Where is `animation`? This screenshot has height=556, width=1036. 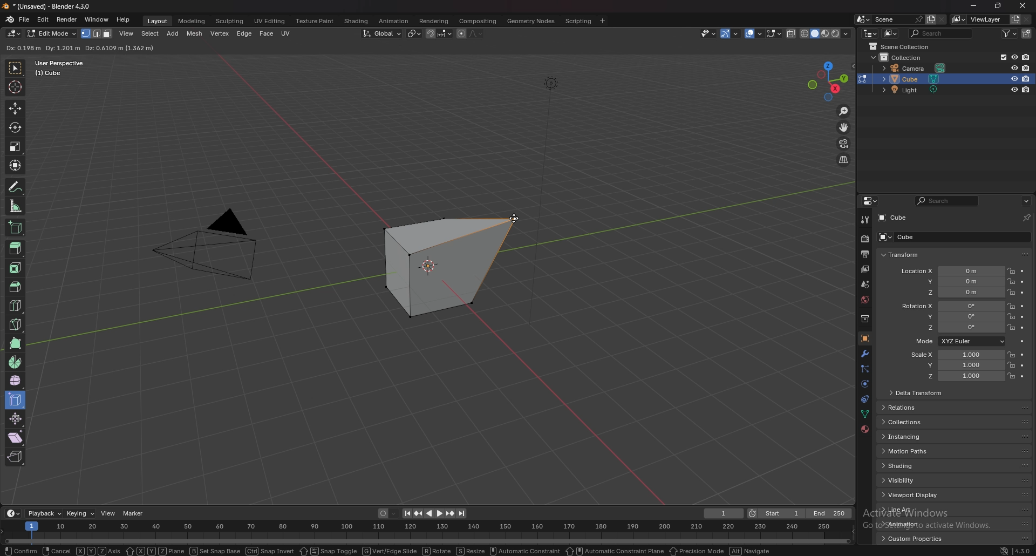 animation is located at coordinates (394, 21).